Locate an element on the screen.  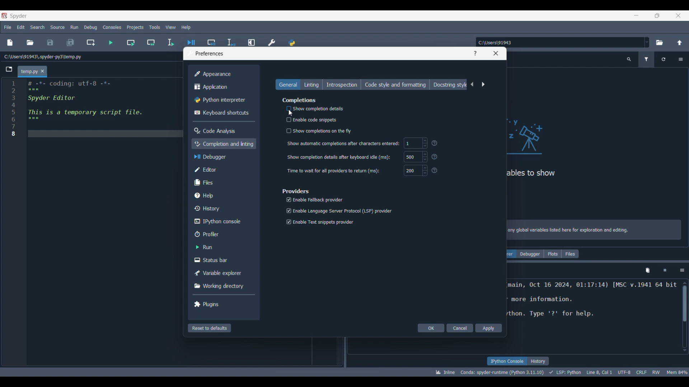
Previous is located at coordinates (472, 84).